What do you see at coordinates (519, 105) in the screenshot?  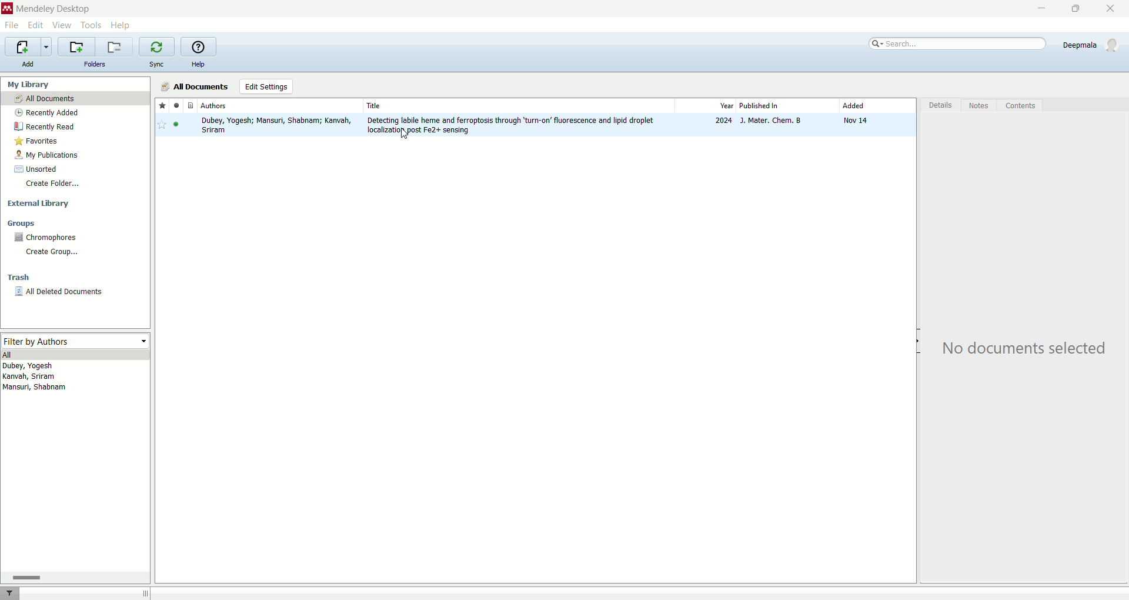 I see `Title` at bounding box center [519, 105].